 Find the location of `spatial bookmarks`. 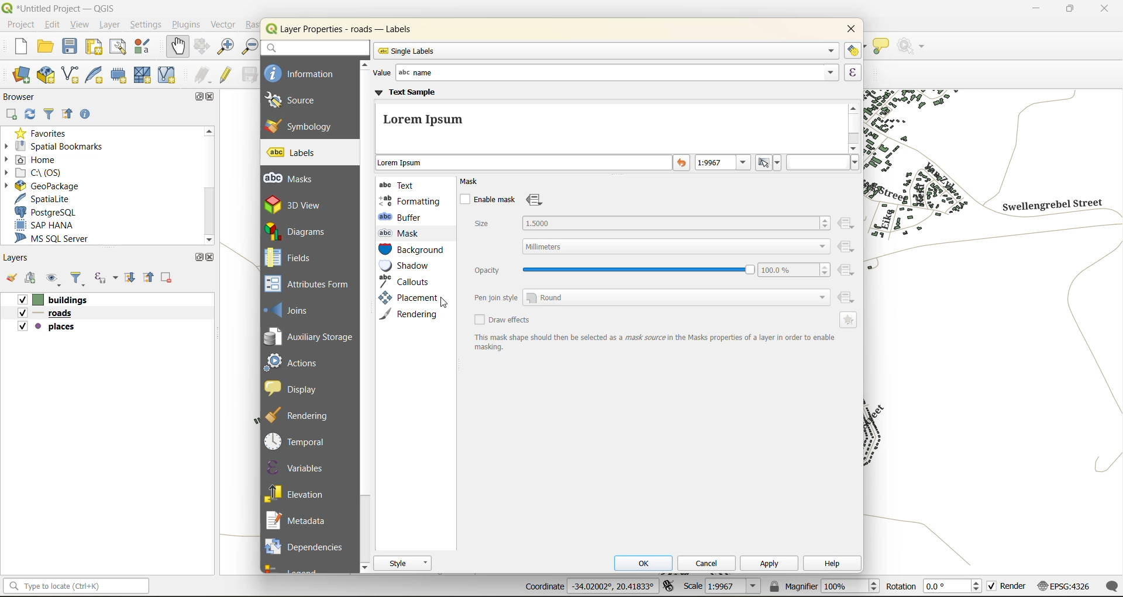

spatial bookmarks is located at coordinates (64, 148).